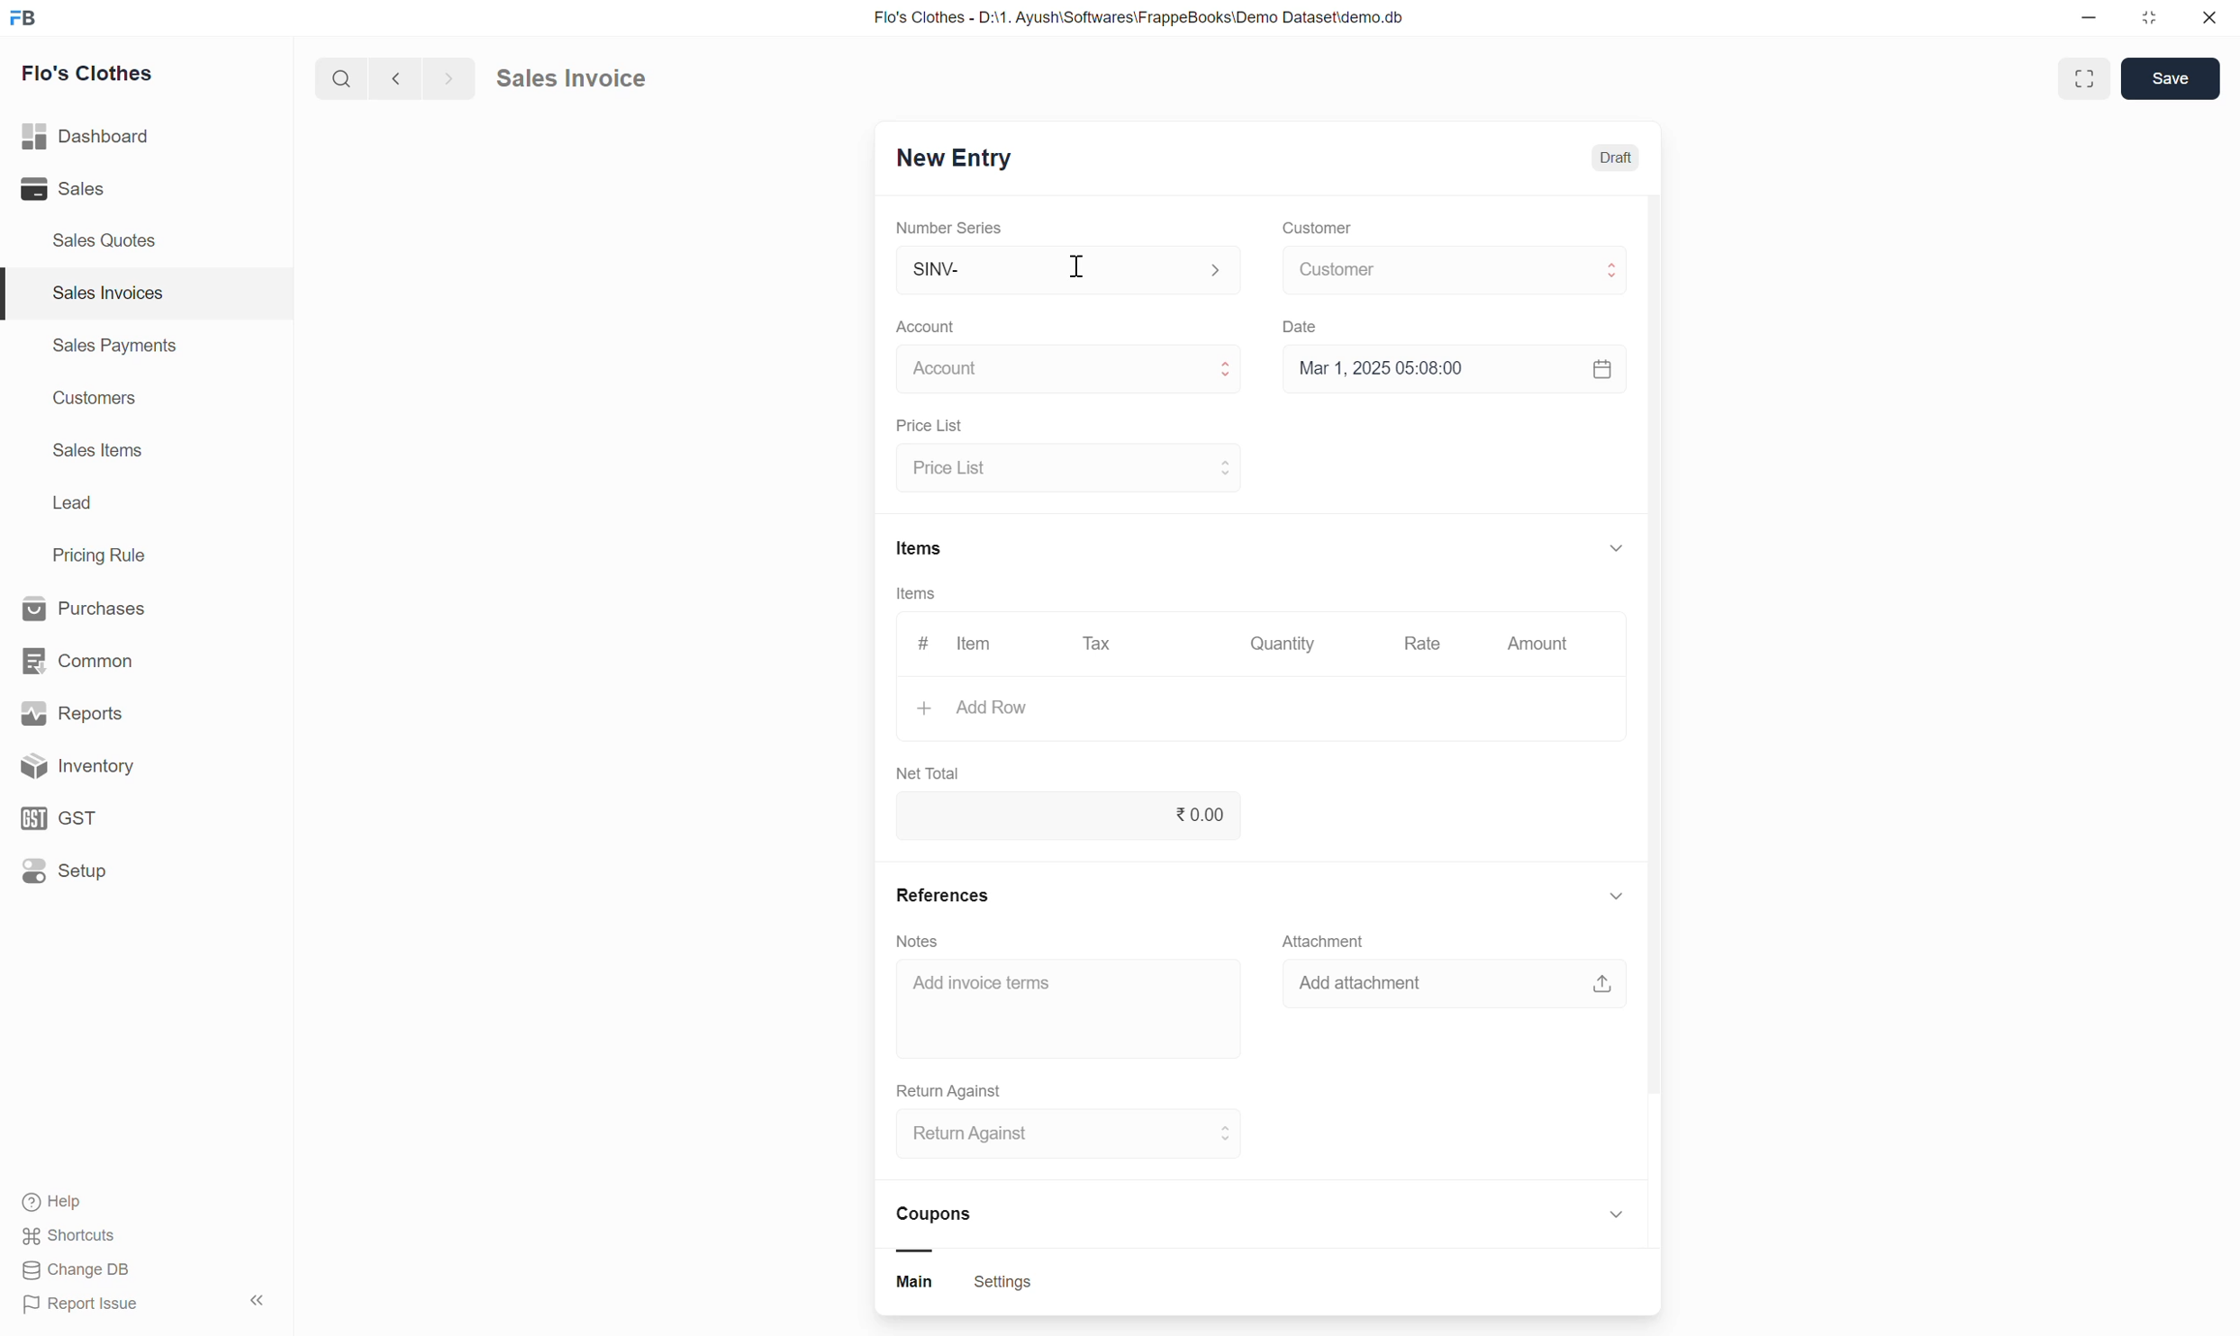 Image resolution: width=2240 pixels, height=1336 pixels. What do you see at coordinates (1064, 269) in the screenshot?
I see `Select Number series` at bounding box center [1064, 269].